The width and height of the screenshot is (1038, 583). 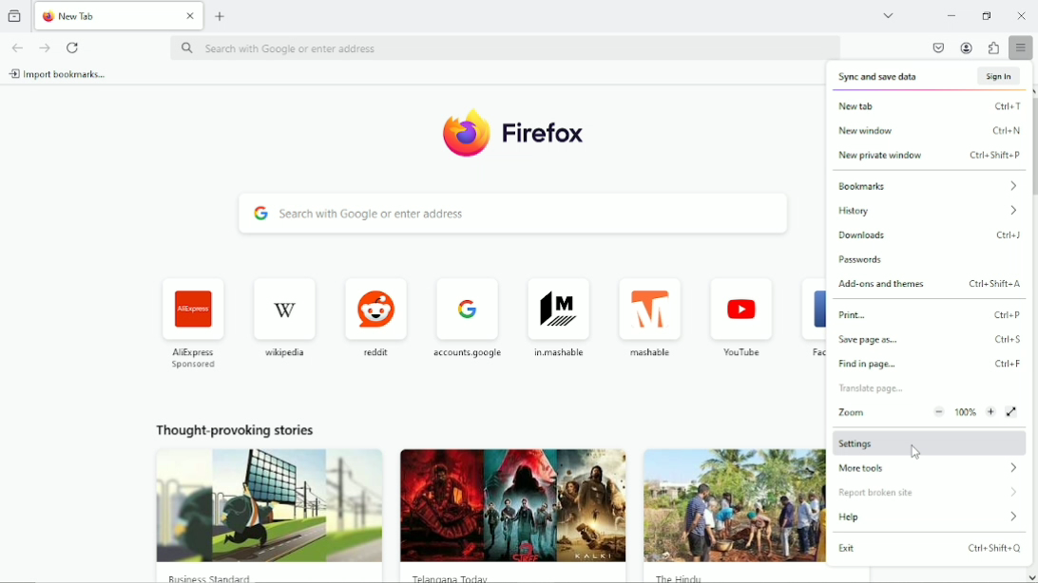 What do you see at coordinates (512, 505) in the screenshot?
I see `Thought provoking stories` at bounding box center [512, 505].